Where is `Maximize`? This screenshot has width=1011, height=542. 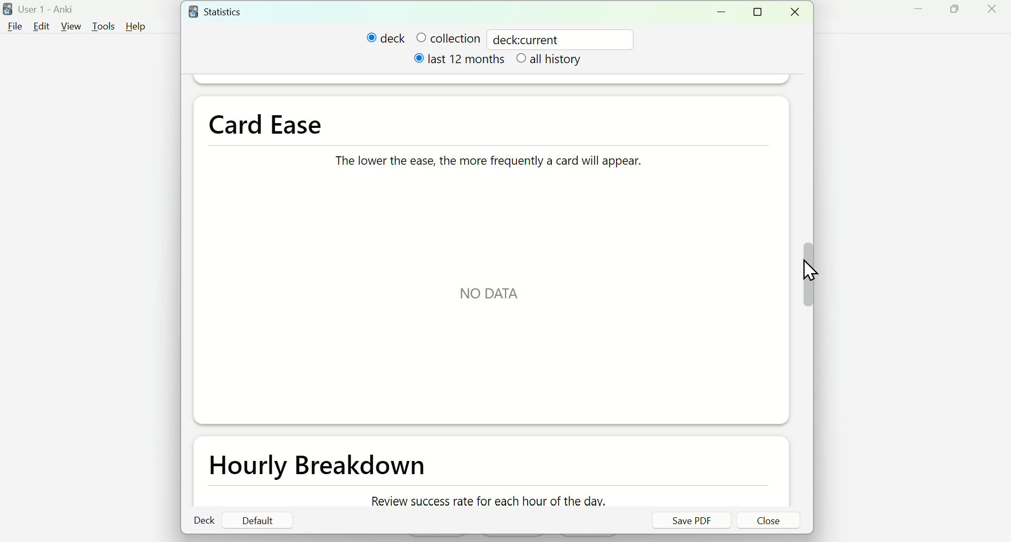
Maximize is located at coordinates (961, 14).